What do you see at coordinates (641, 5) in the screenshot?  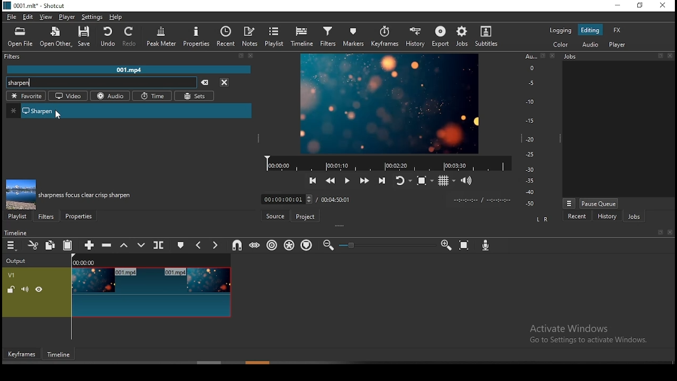 I see `restore` at bounding box center [641, 5].